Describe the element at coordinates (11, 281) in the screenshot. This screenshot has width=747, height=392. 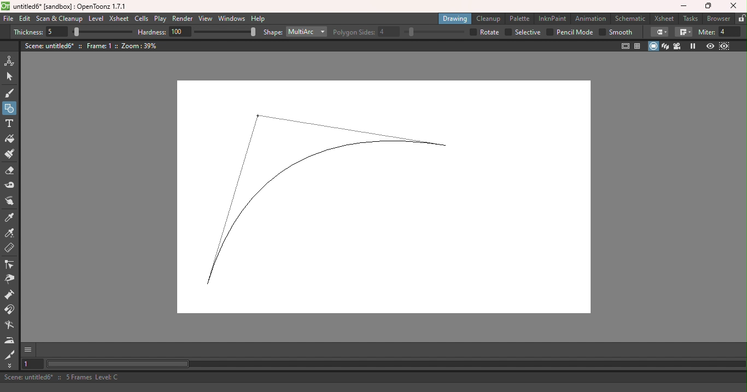
I see `Pinch tool` at that location.